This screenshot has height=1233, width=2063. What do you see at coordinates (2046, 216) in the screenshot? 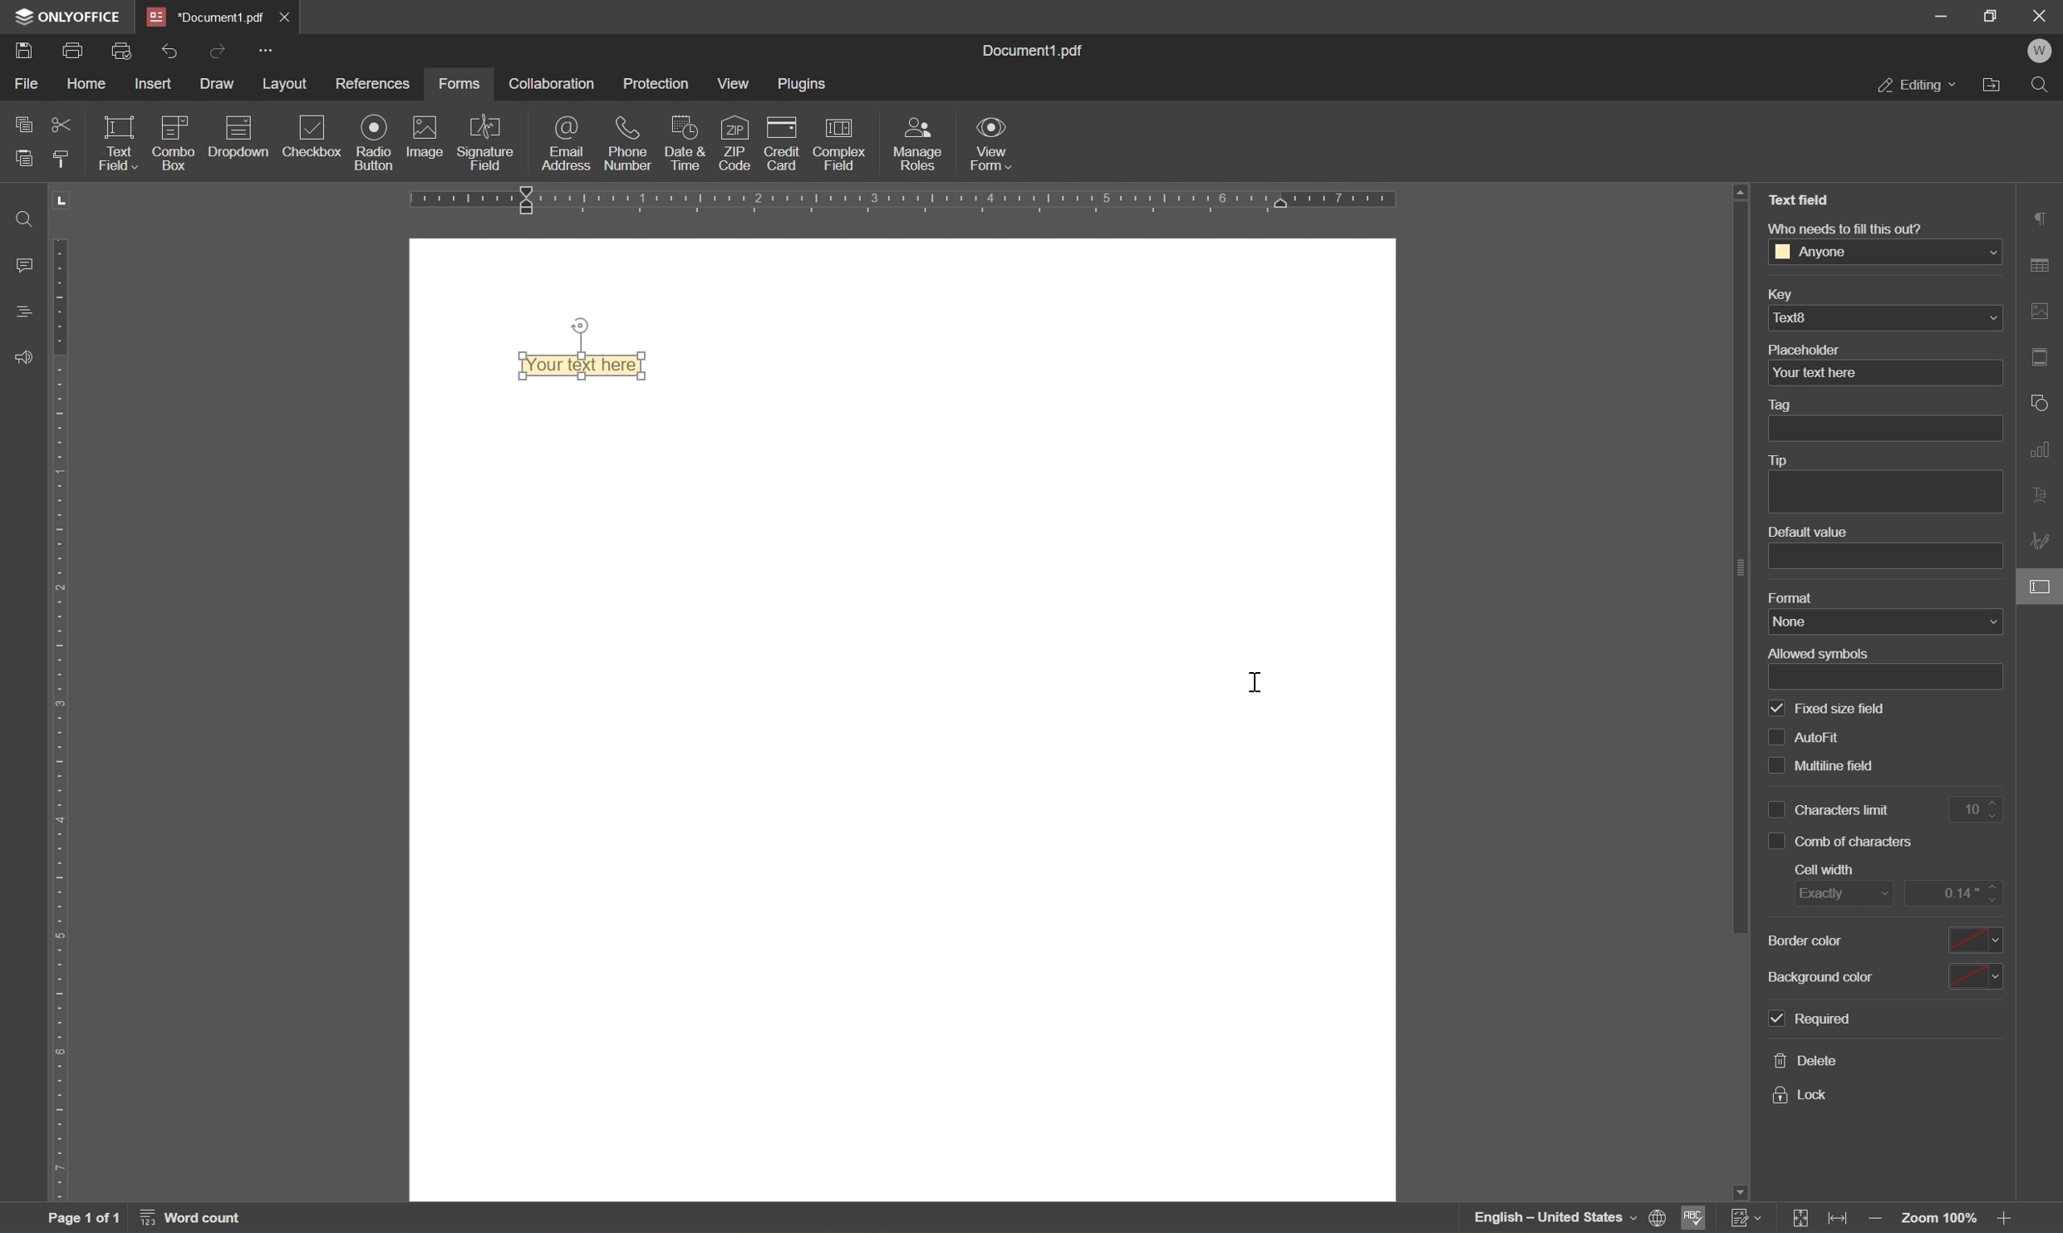
I see `paragraph settings` at bounding box center [2046, 216].